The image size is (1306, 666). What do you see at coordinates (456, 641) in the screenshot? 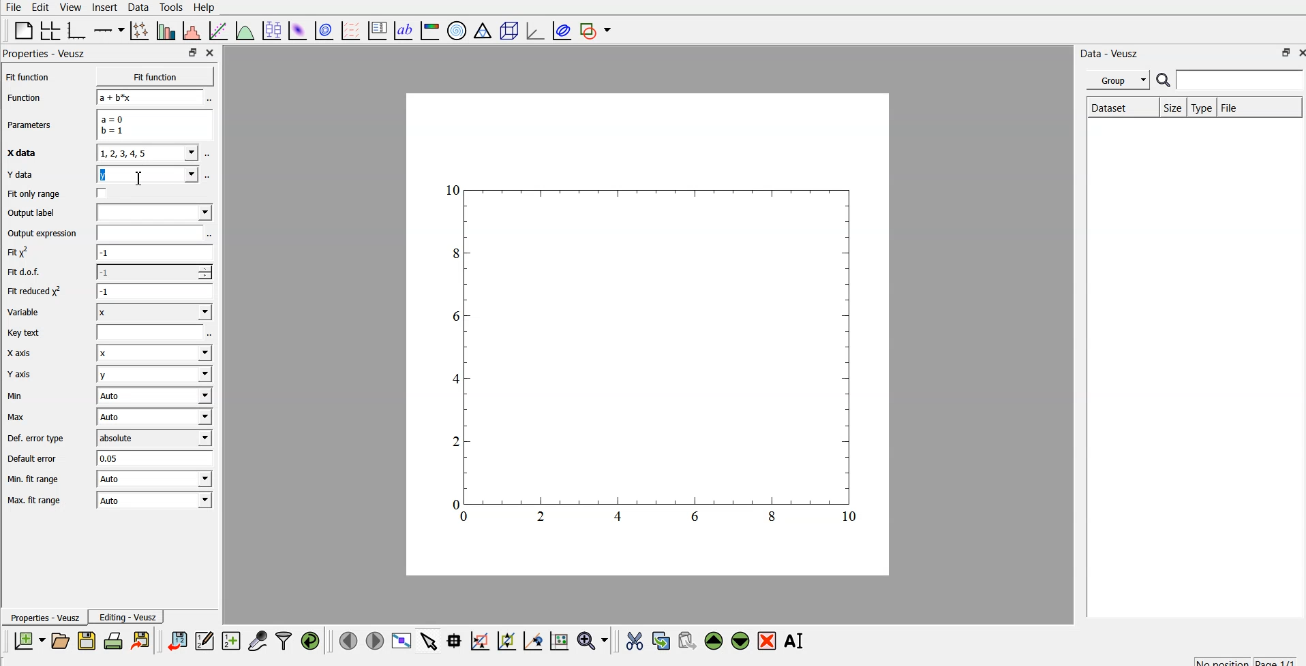
I see `read data points on the graph` at bounding box center [456, 641].